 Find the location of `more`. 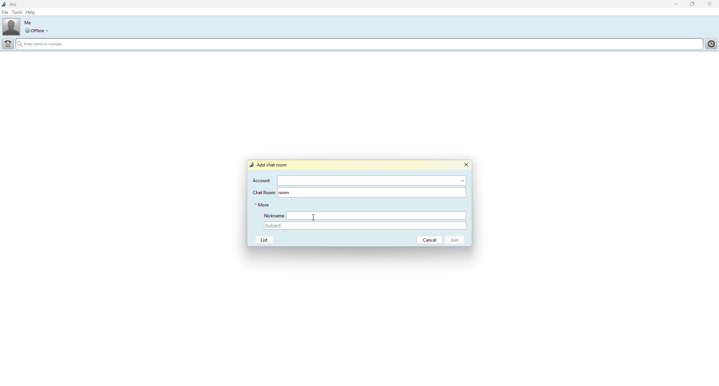

more is located at coordinates (262, 205).